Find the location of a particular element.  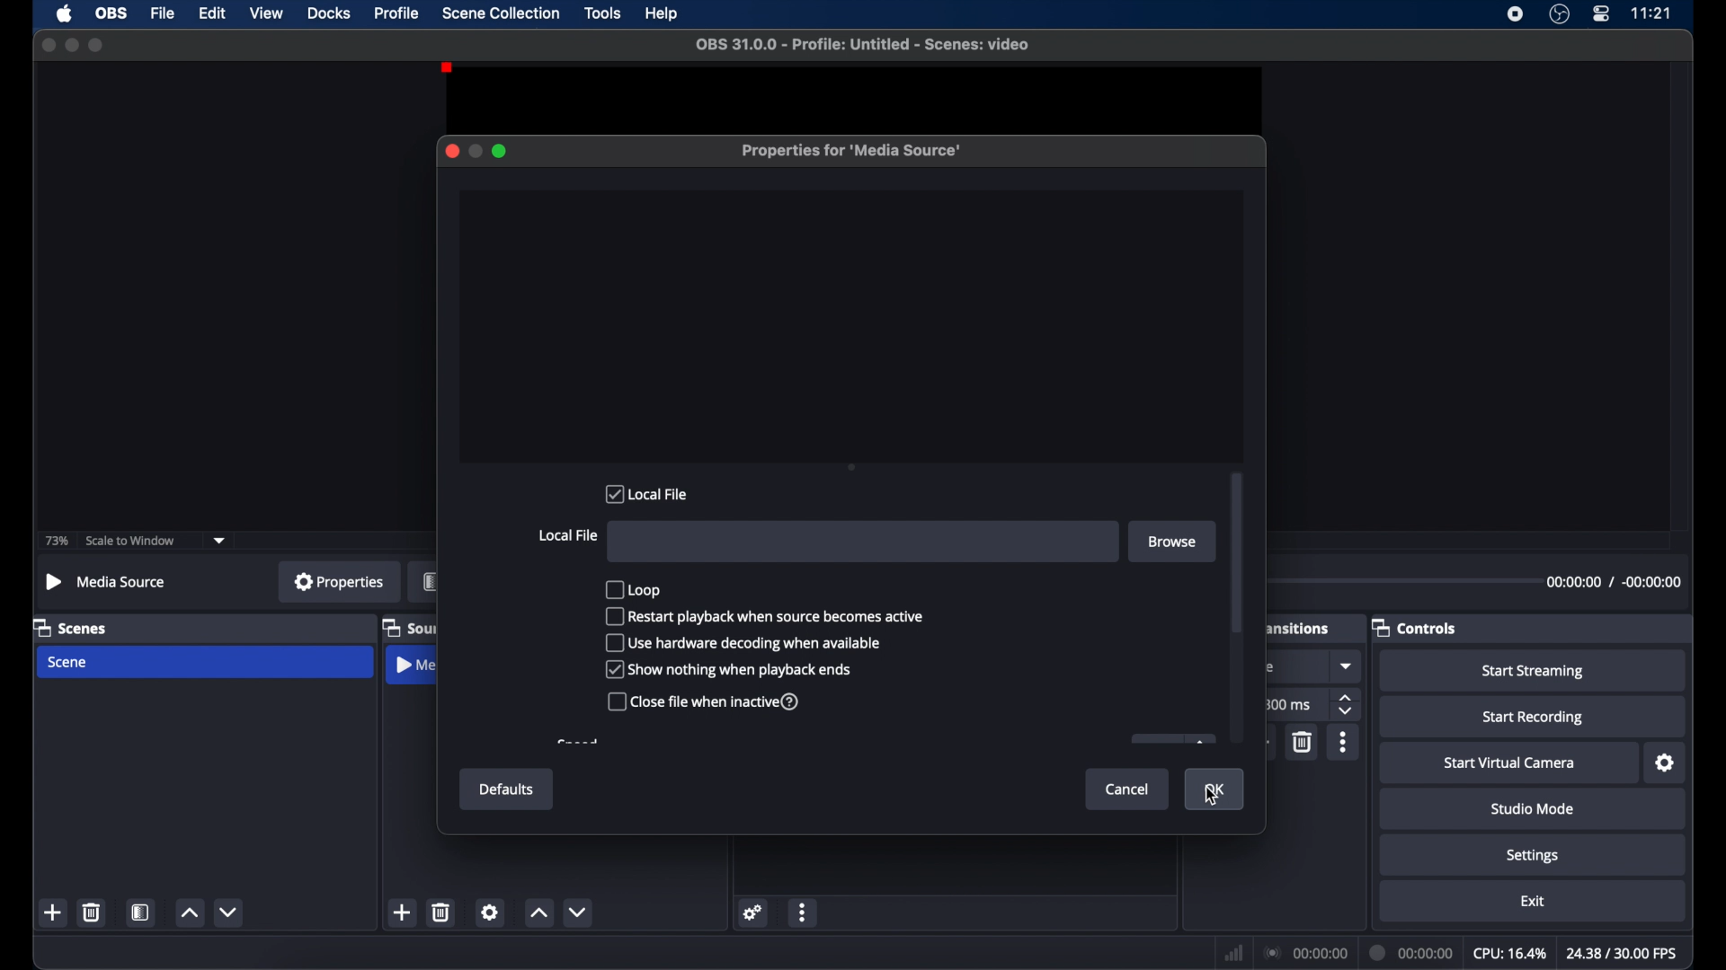

add is located at coordinates (403, 913).